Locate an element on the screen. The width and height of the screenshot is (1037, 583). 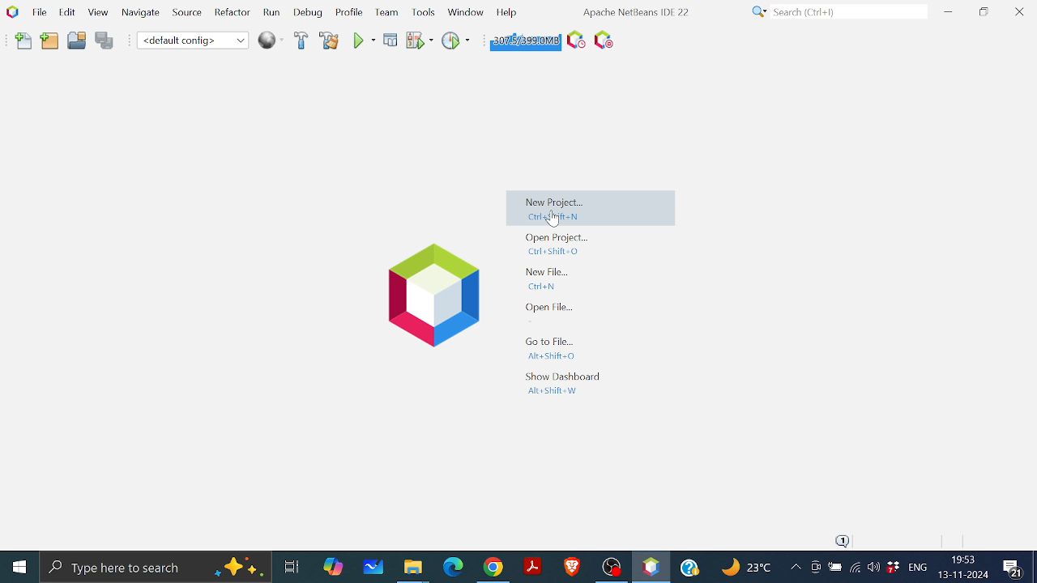
Build project is located at coordinates (300, 41).